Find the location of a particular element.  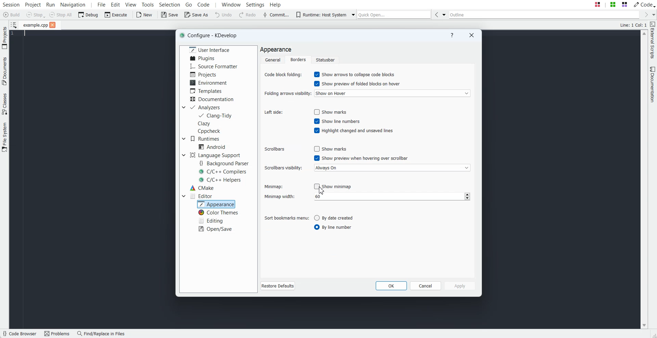

Templates is located at coordinates (207, 90).